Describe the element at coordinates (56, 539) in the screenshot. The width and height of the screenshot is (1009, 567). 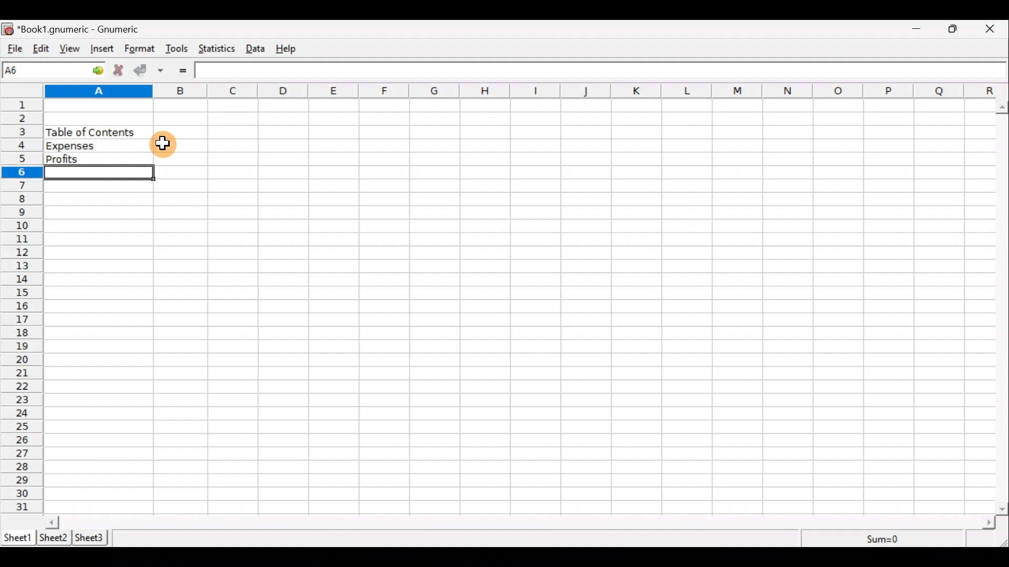
I see `Sheet 2` at that location.